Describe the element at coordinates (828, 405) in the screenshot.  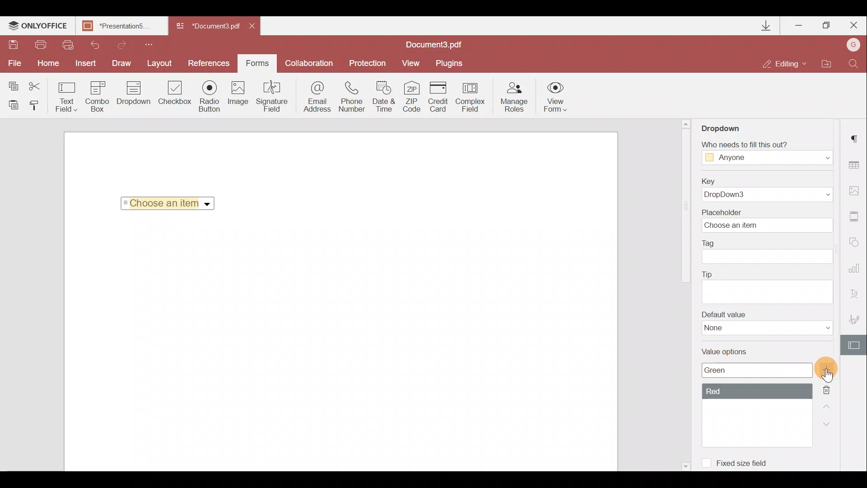
I see `Up` at that location.